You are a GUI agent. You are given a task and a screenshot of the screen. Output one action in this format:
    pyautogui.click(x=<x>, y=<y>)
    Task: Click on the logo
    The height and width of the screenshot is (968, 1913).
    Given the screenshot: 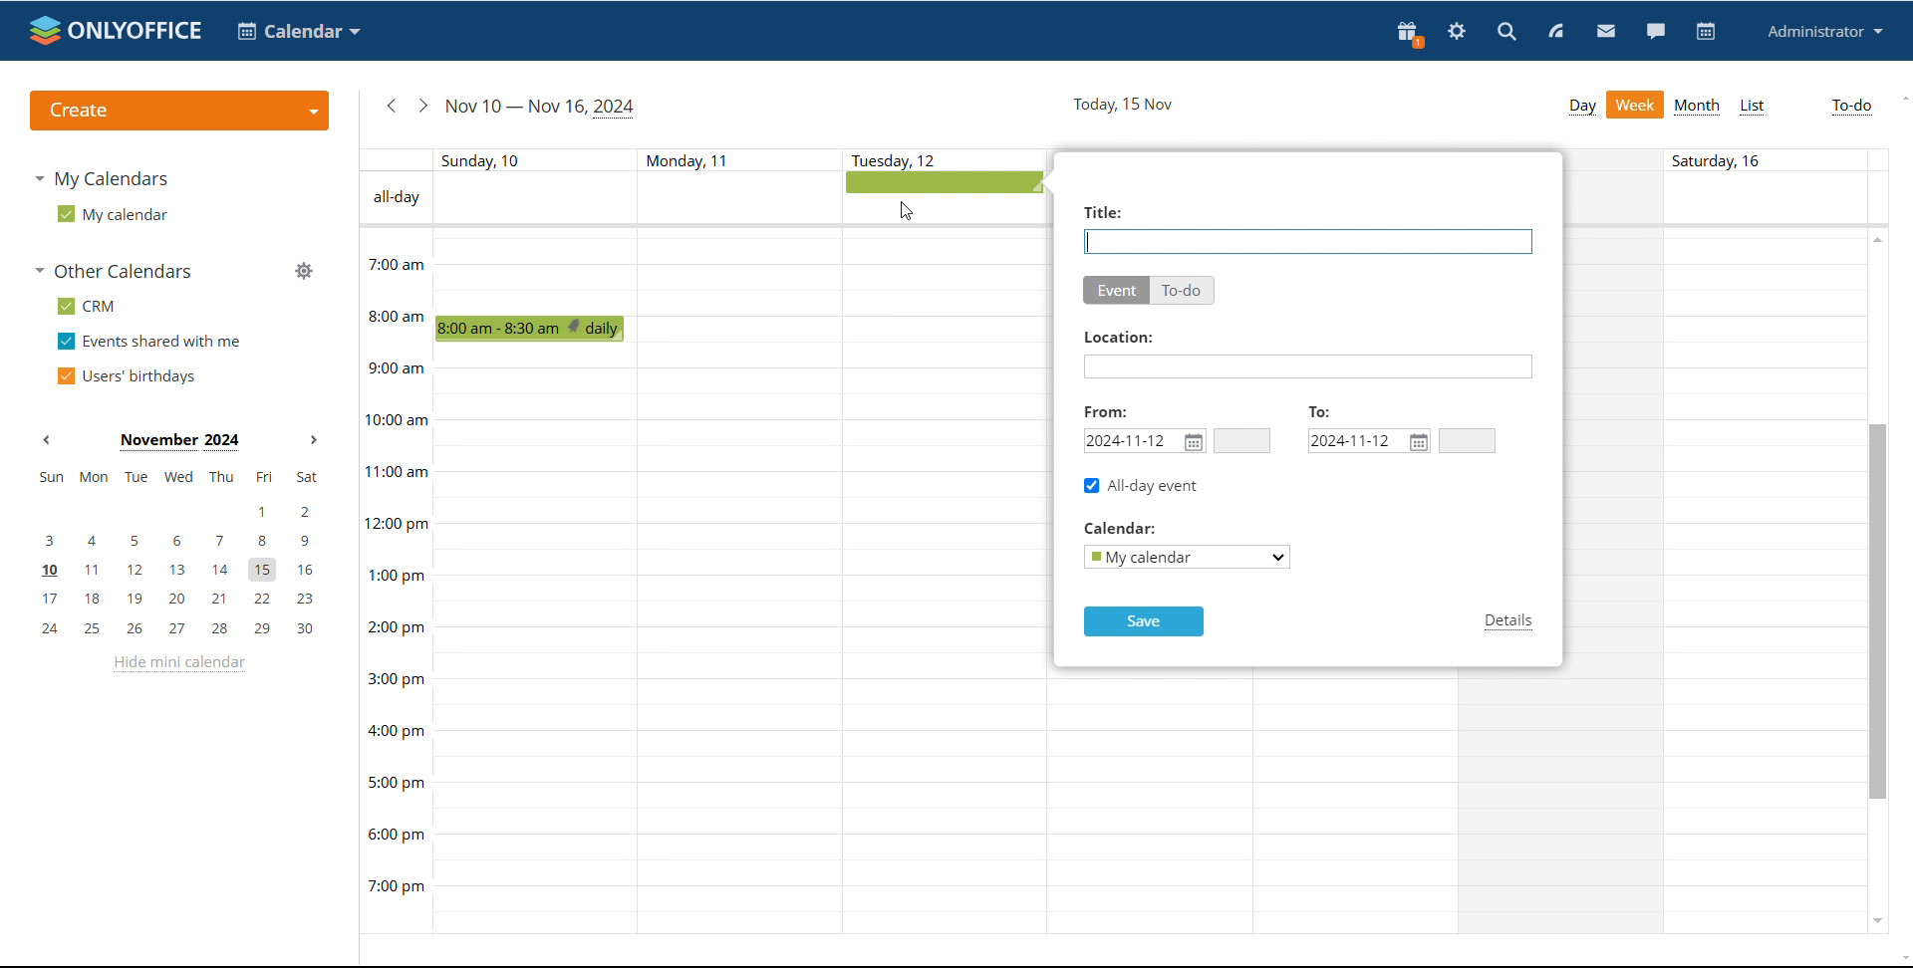 What is the action you would take?
    pyautogui.click(x=117, y=32)
    